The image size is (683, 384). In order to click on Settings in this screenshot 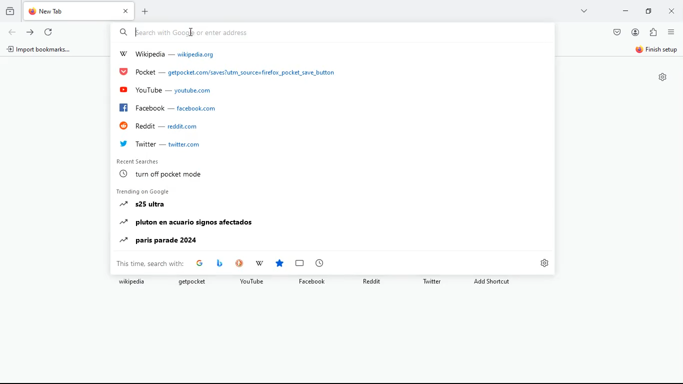, I will do `click(663, 77)`.